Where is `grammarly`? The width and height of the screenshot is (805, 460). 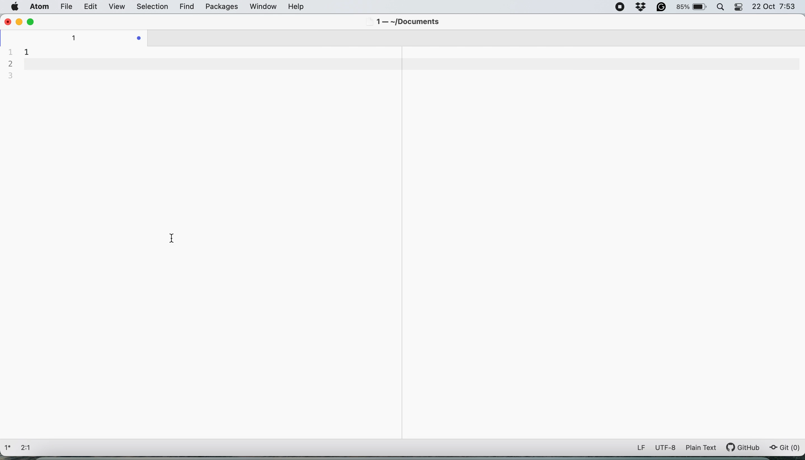 grammarly is located at coordinates (662, 7).